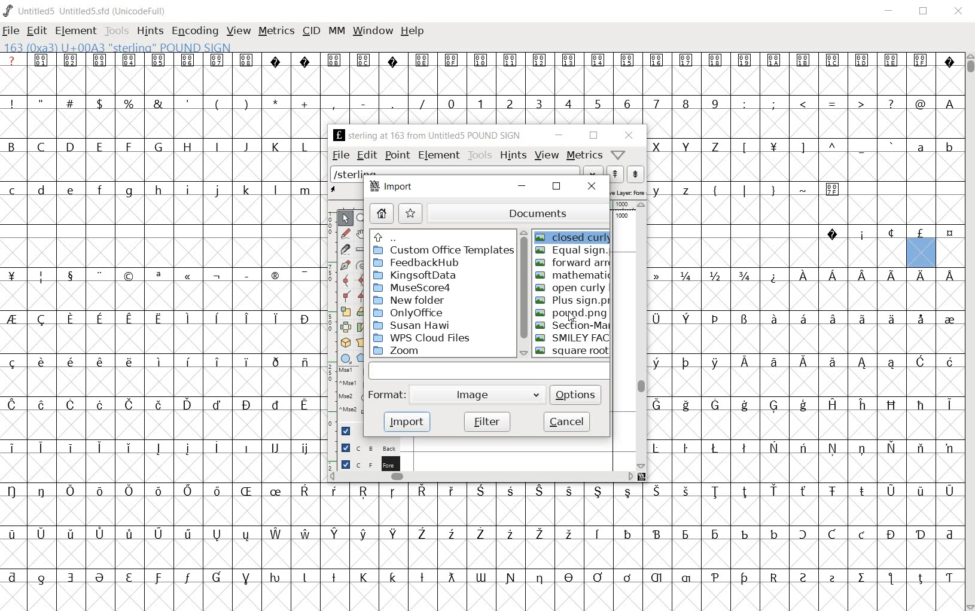 The image size is (975, 611). What do you see at coordinates (188, 104) in the screenshot?
I see `'` at bounding box center [188, 104].